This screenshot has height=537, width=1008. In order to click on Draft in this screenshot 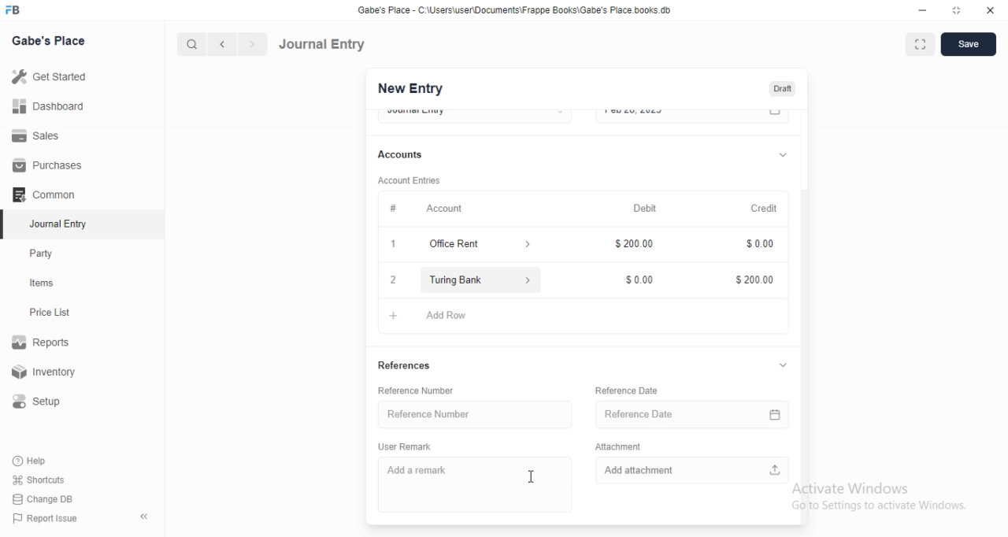, I will do `click(782, 89)`.